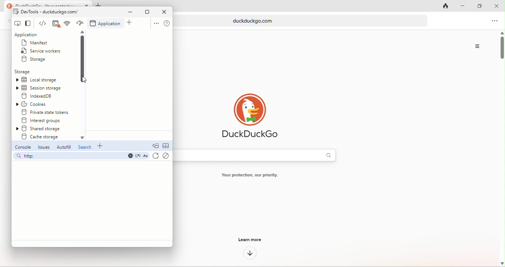 The image size is (505, 267). Describe the element at coordinates (304, 20) in the screenshot. I see `web link` at that location.